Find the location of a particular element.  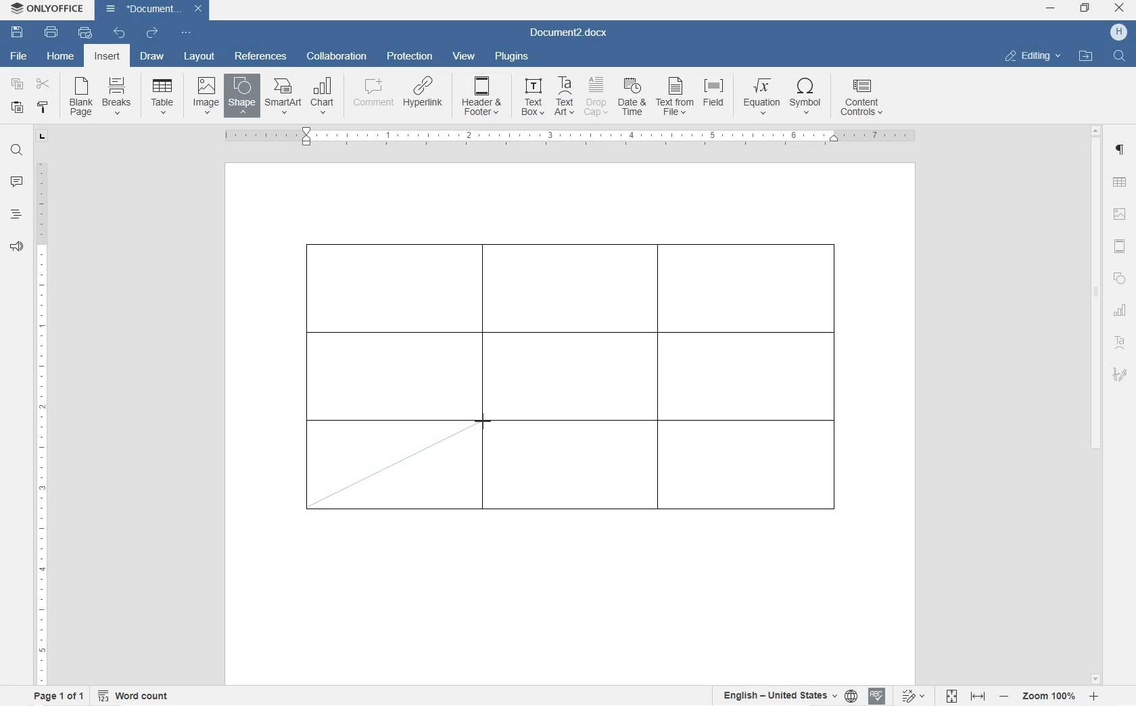

EDITING is located at coordinates (1033, 55).